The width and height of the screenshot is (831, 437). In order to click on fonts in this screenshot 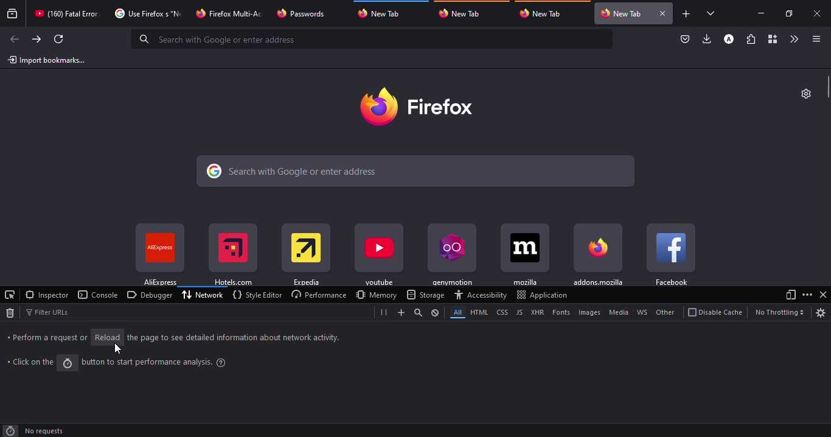, I will do `click(560, 312)`.